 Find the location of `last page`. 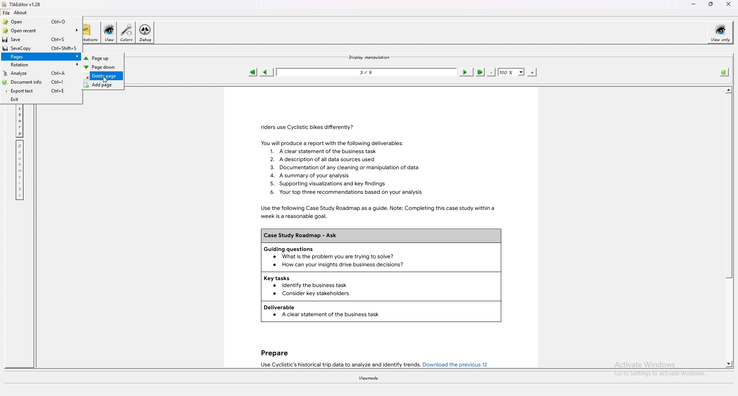

last page is located at coordinates (480, 72).